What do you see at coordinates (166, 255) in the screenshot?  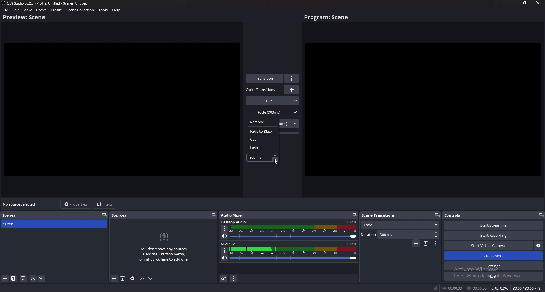 I see `You don't have any sources.
Click the + button below,
or right click here to add one.` at bounding box center [166, 255].